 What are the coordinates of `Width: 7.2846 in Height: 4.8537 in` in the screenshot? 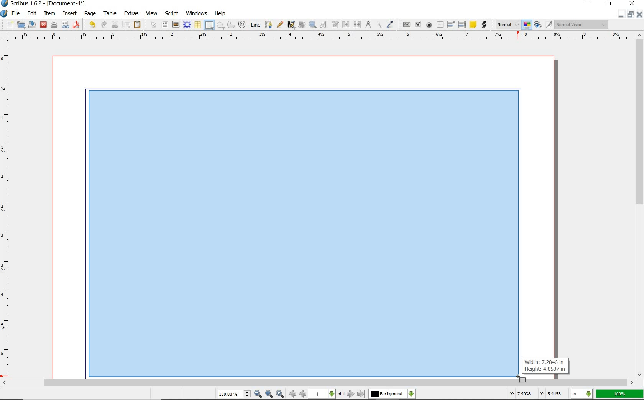 It's located at (546, 366).